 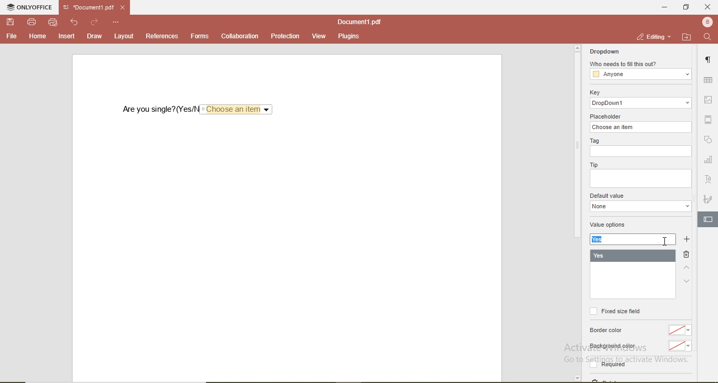 What do you see at coordinates (38, 37) in the screenshot?
I see `home` at bounding box center [38, 37].